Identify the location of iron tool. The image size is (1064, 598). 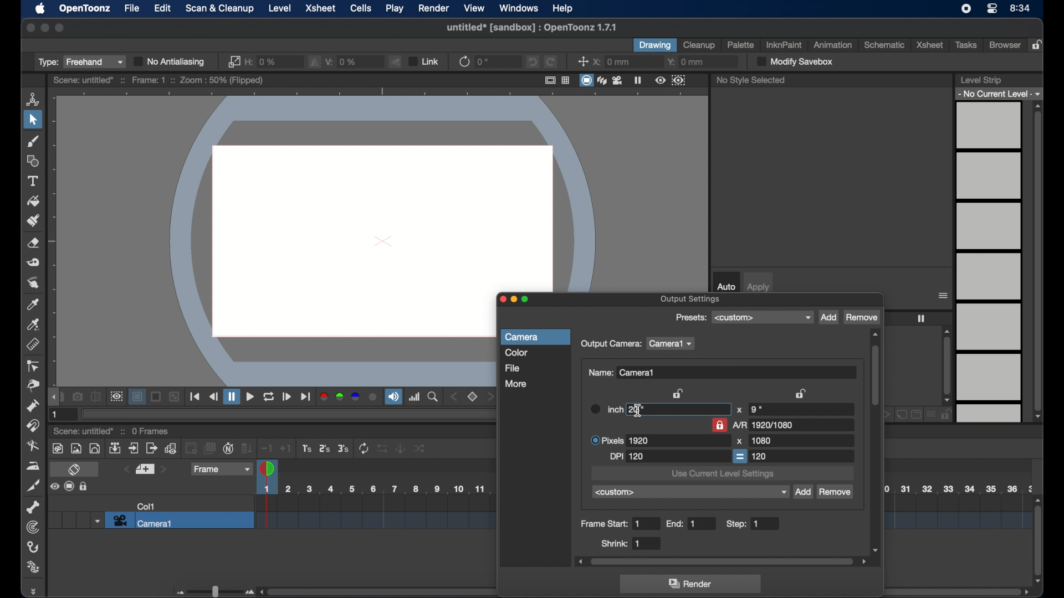
(33, 466).